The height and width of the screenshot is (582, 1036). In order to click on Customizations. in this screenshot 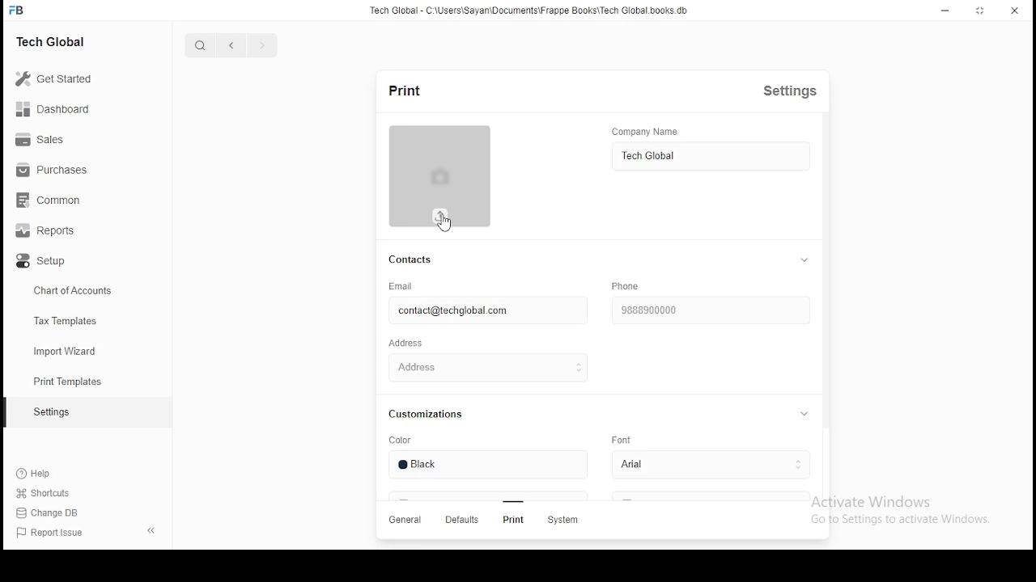, I will do `click(434, 416)`.